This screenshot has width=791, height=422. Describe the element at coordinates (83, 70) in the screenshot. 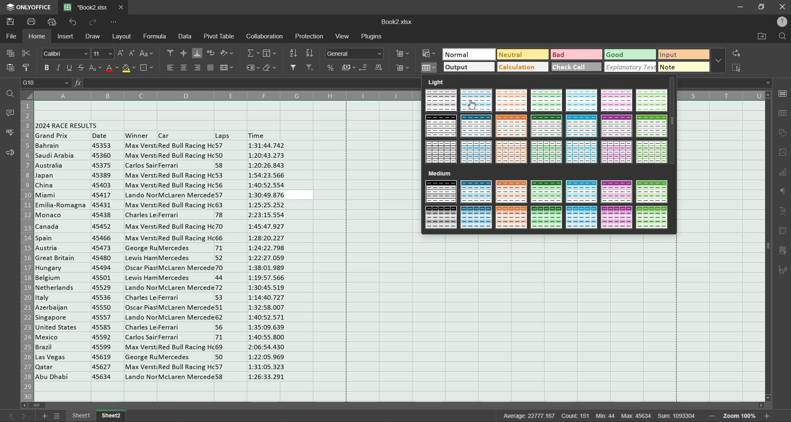

I see `strikethrough` at that location.